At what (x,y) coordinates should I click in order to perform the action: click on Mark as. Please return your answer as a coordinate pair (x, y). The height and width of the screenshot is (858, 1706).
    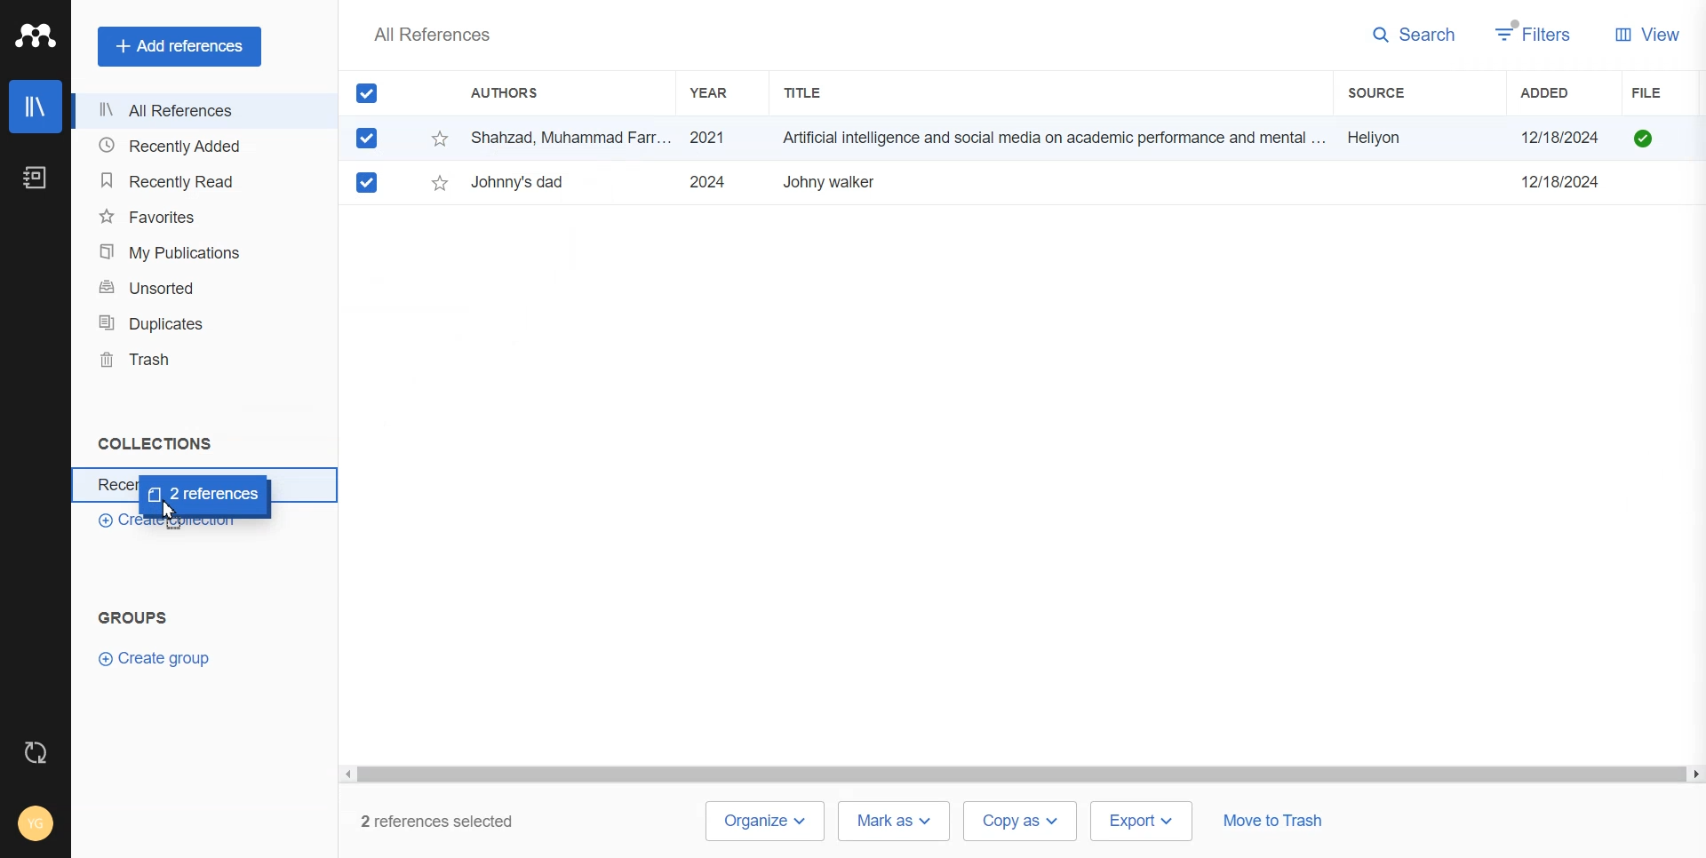
    Looking at the image, I should click on (894, 820).